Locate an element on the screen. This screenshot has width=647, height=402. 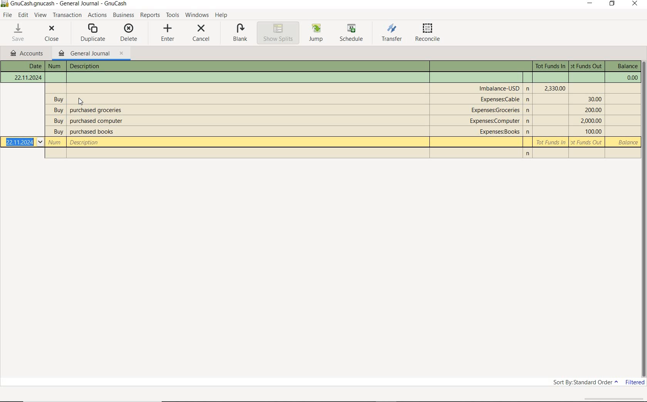
reconcile is located at coordinates (429, 34).